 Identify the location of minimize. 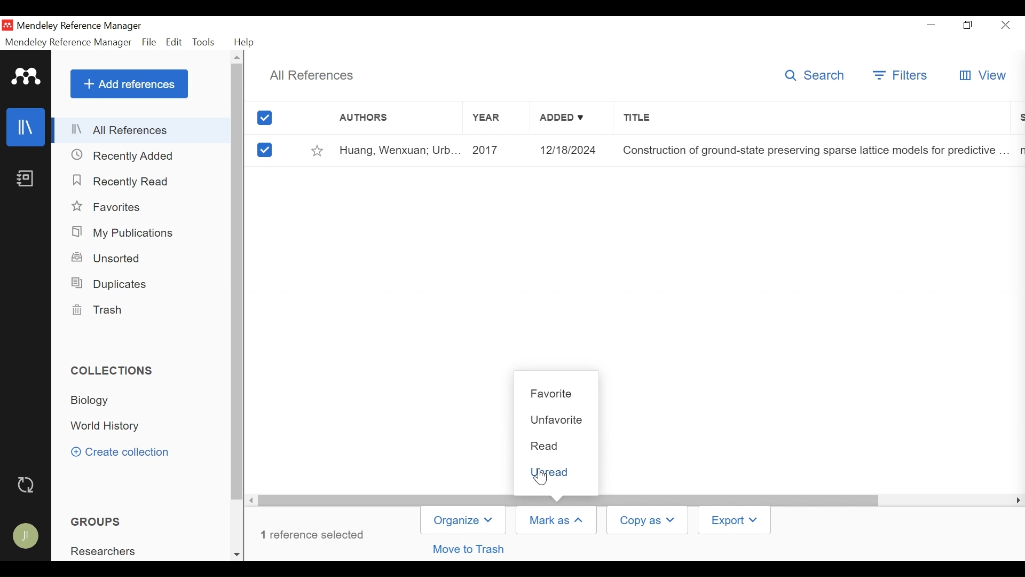
(932, 24).